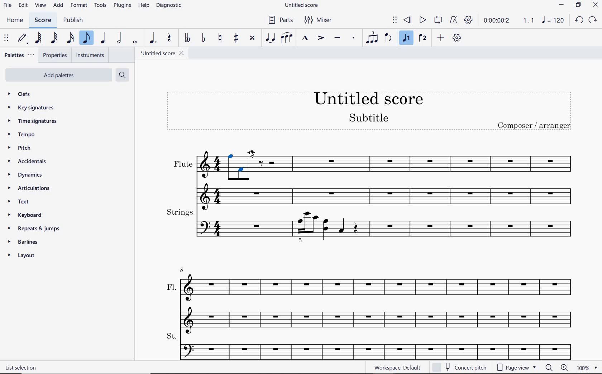 The image size is (602, 374). I want to click on dynamics, so click(25, 175).